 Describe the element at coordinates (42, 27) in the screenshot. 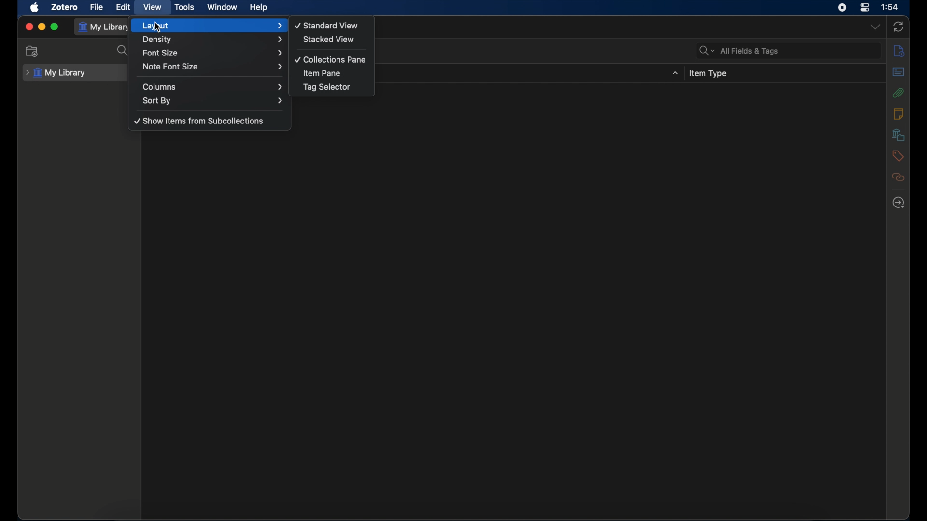

I see `minimize` at that location.